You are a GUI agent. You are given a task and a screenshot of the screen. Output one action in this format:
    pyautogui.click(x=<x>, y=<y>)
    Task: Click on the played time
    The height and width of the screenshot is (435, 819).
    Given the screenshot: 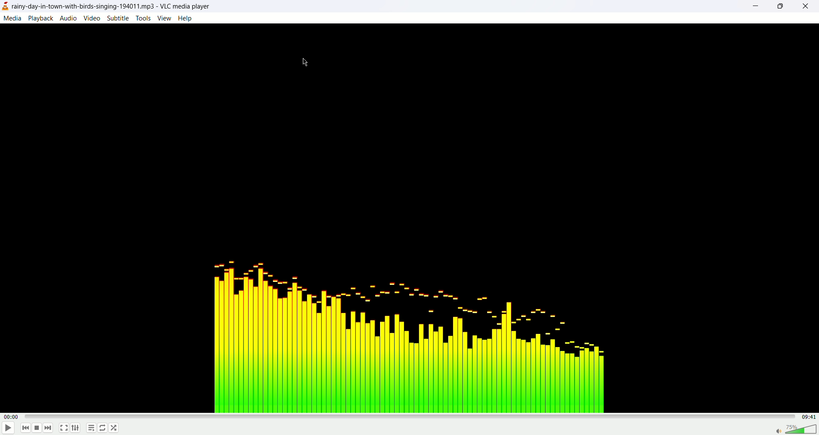 What is the action you would take?
    pyautogui.click(x=13, y=417)
    